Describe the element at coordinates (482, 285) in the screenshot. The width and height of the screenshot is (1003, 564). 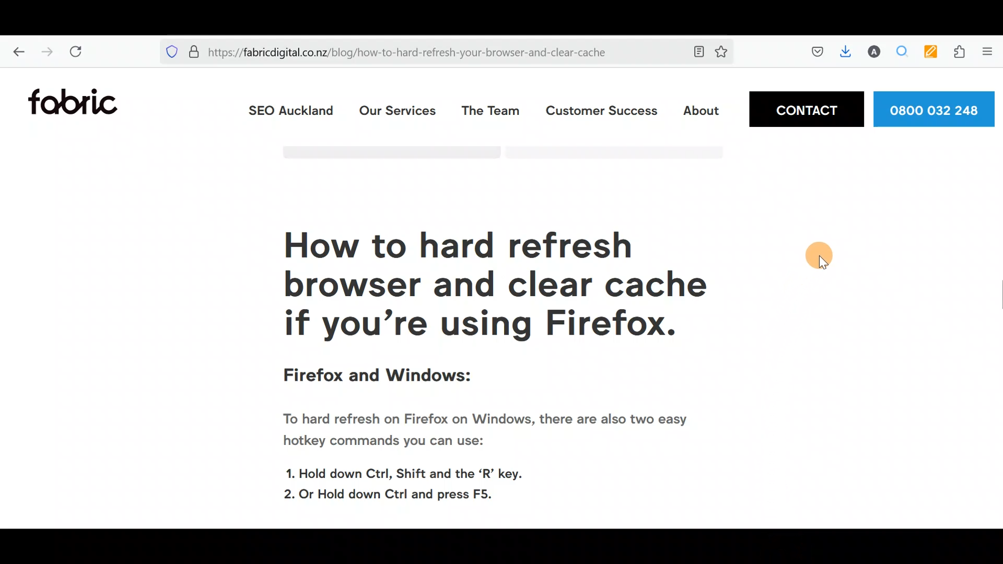
I see `How to hard refresh your browser and clear cache if you're using Firefox` at that location.